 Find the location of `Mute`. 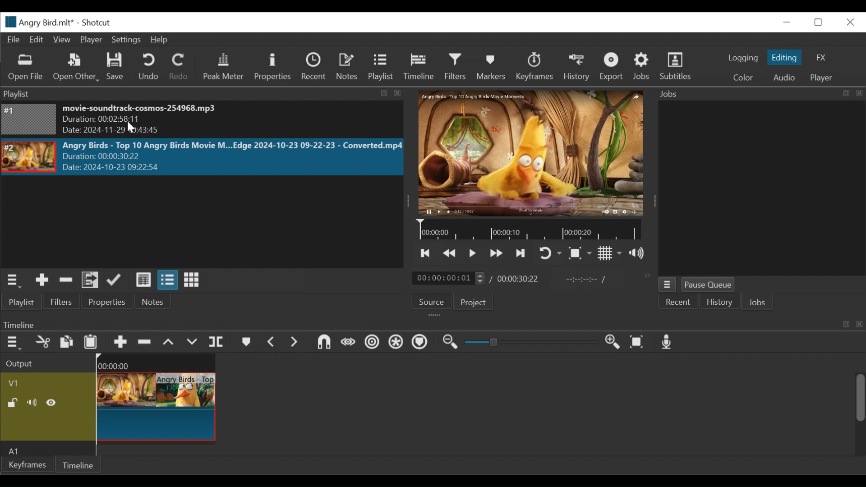

Mute is located at coordinates (33, 402).